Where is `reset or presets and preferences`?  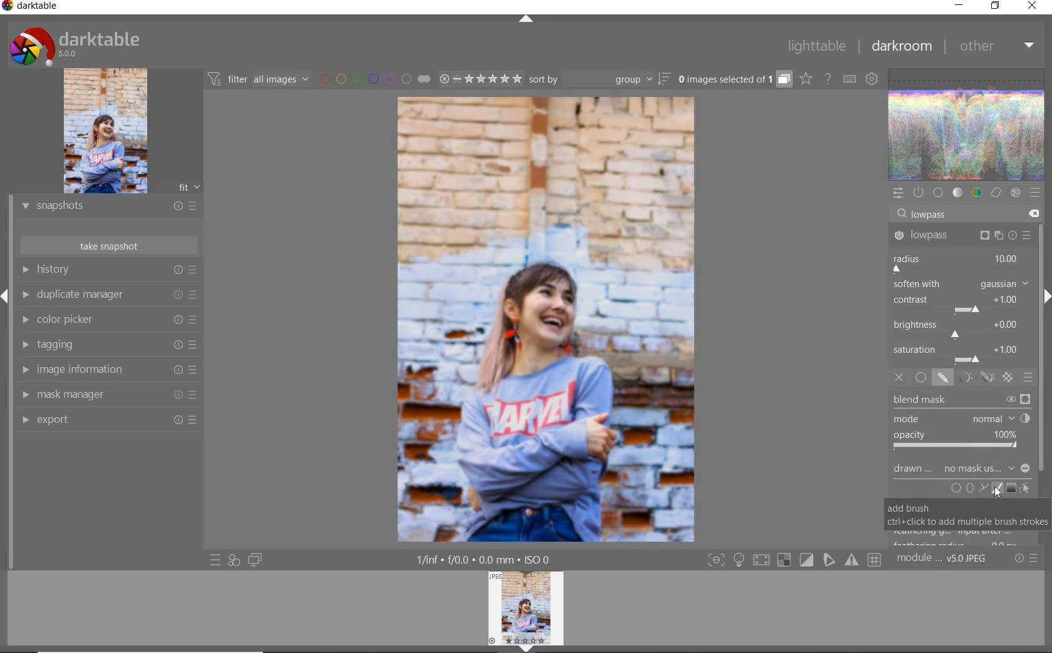 reset or presets and preferences is located at coordinates (1027, 559).